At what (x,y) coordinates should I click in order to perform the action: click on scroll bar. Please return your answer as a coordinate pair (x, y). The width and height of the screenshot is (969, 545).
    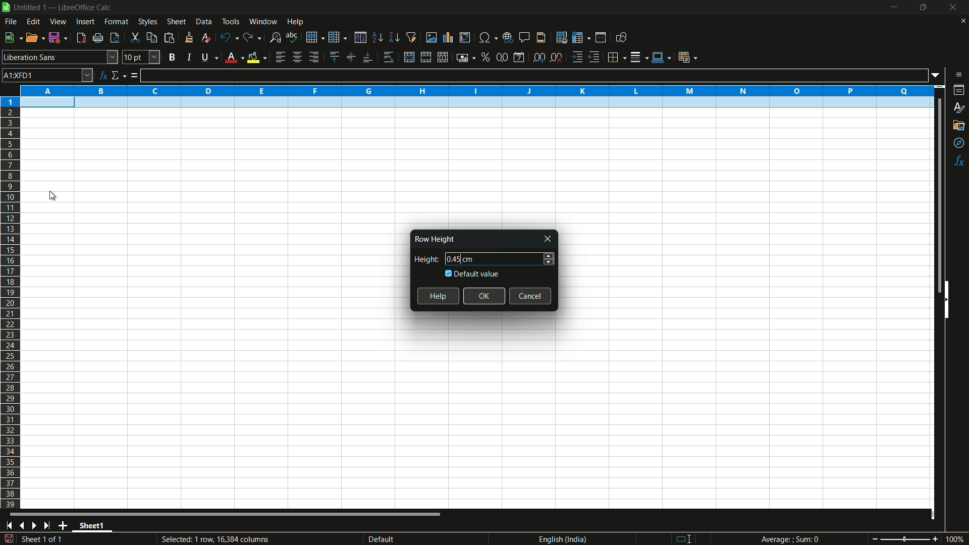
    Looking at the image, I should click on (226, 516).